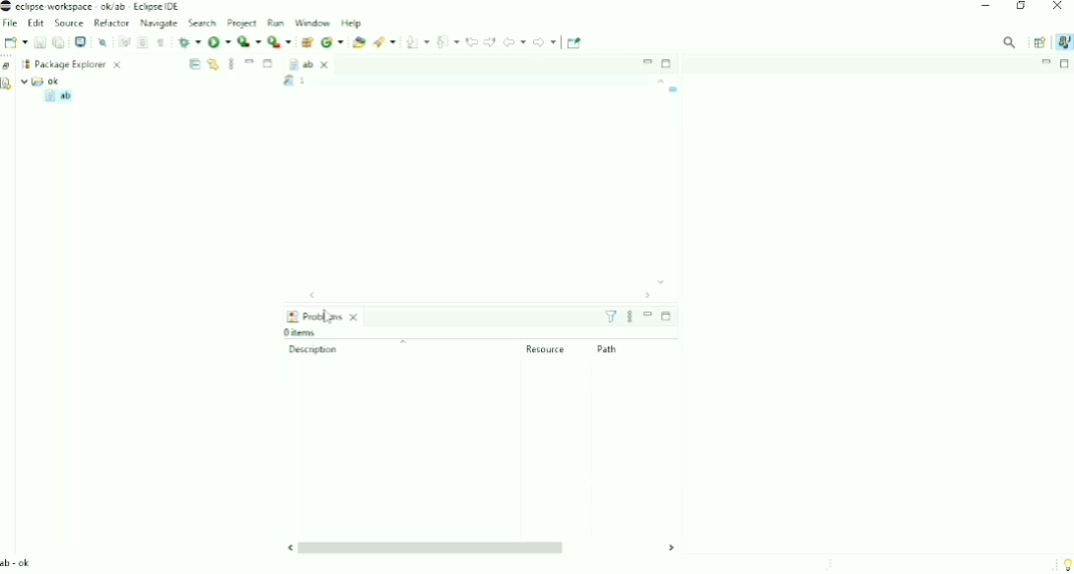 The image size is (1074, 574). Describe the element at coordinates (668, 64) in the screenshot. I see `Maximize` at that location.